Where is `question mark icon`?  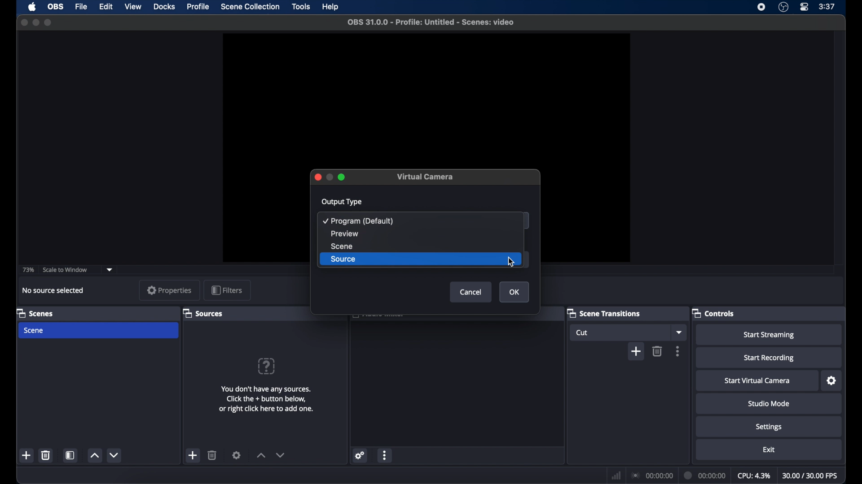
question mark icon is located at coordinates (267, 366).